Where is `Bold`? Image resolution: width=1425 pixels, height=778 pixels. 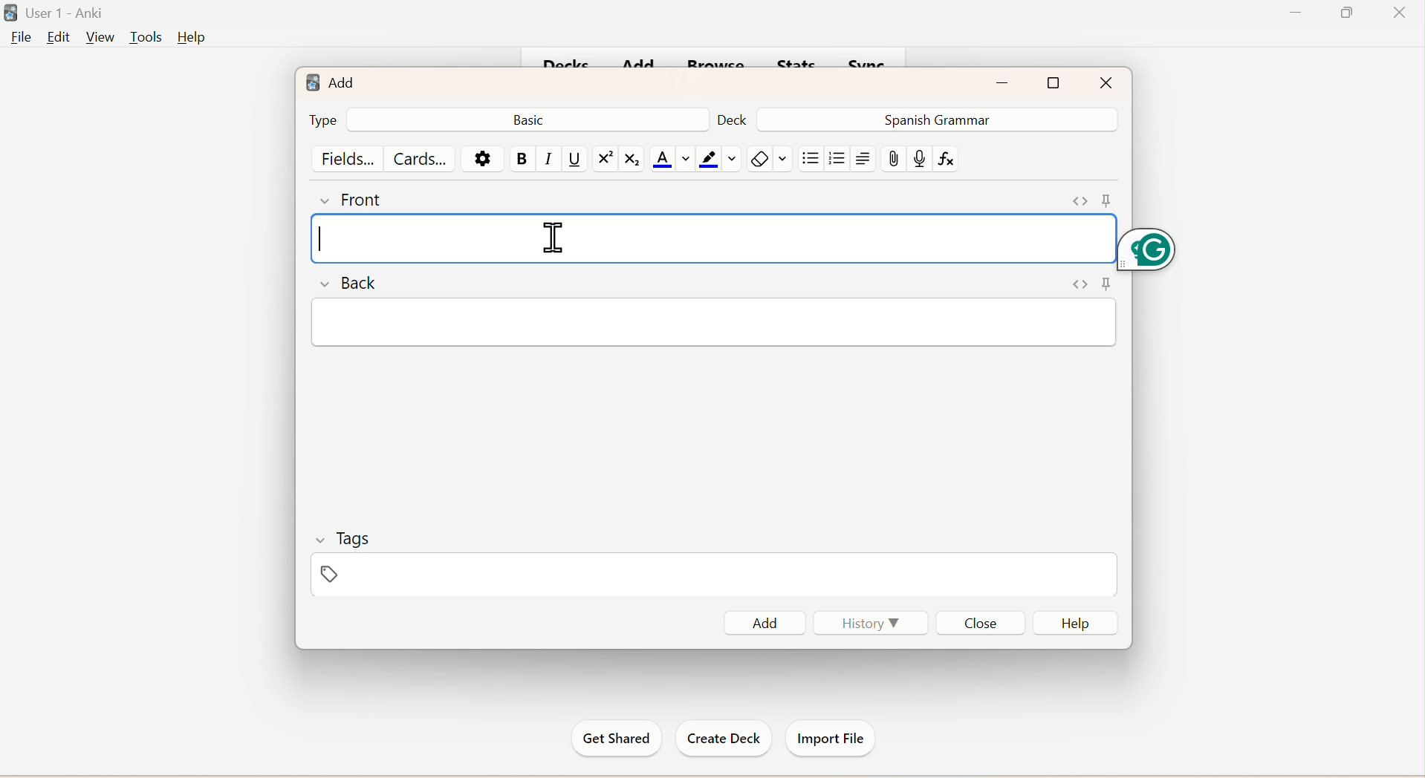 Bold is located at coordinates (523, 159).